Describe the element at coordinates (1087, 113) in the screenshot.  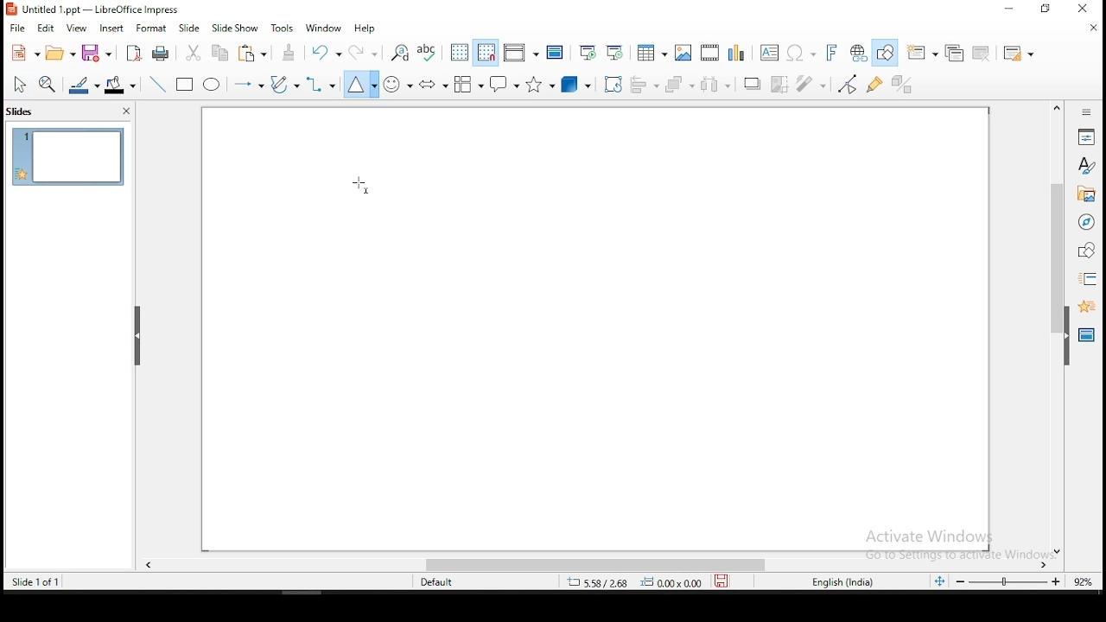
I see `sidebar settings` at that location.